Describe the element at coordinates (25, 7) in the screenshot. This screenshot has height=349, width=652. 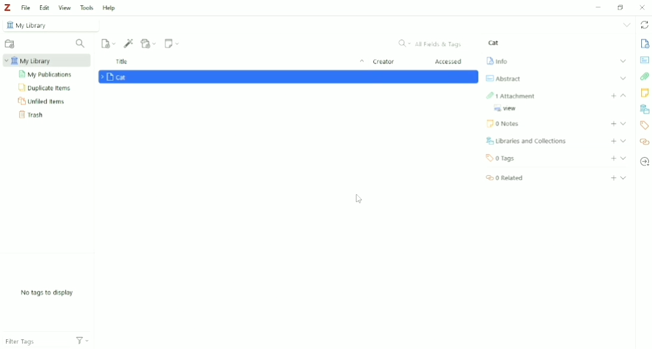
I see `File` at that location.